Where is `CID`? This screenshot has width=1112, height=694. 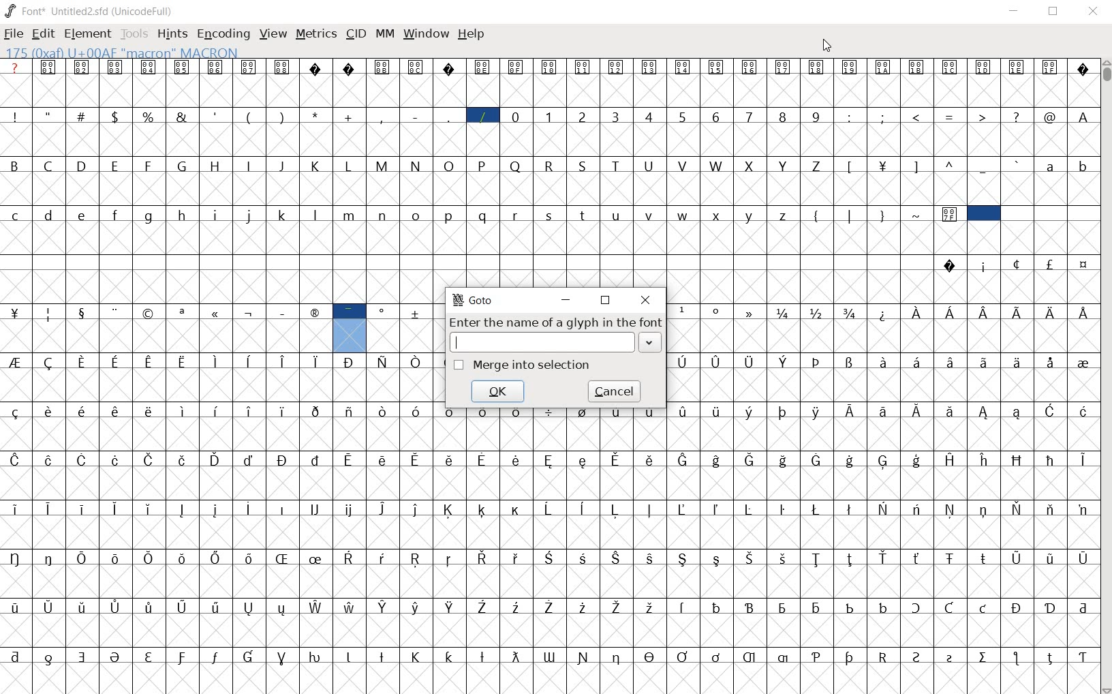
CID is located at coordinates (356, 36).